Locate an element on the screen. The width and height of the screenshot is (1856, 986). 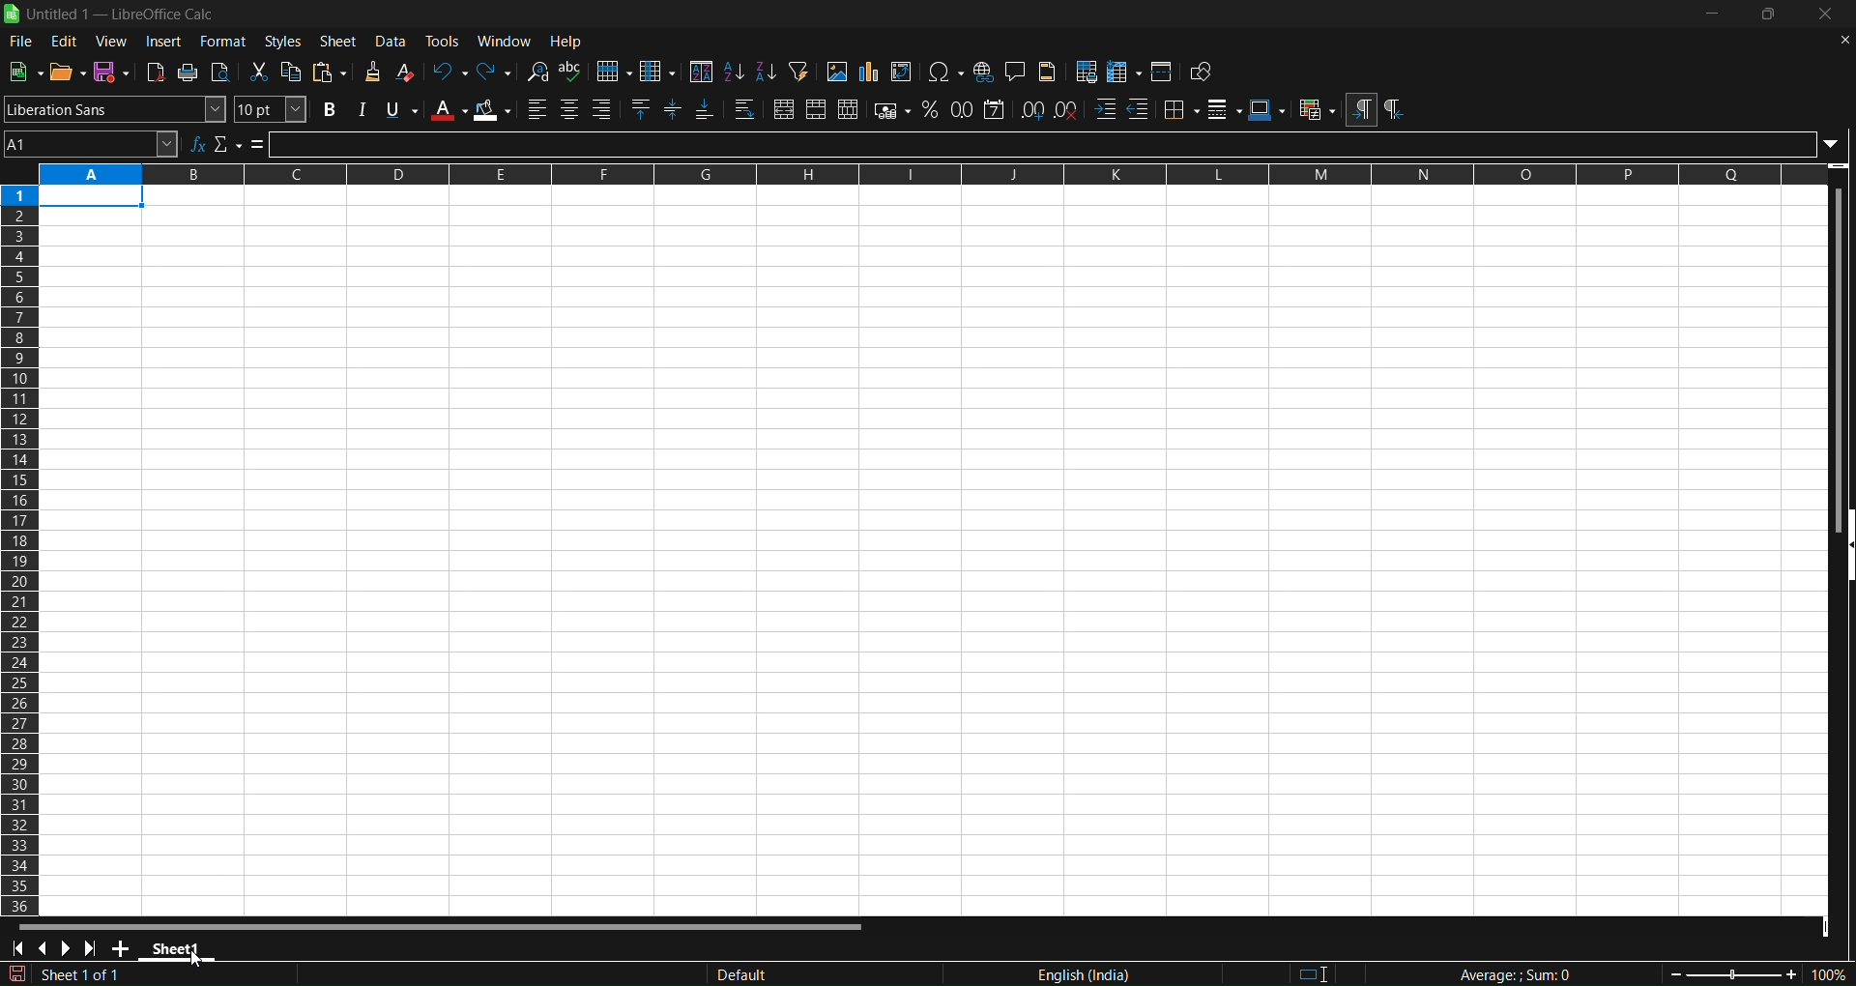
border color is located at coordinates (1267, 109).